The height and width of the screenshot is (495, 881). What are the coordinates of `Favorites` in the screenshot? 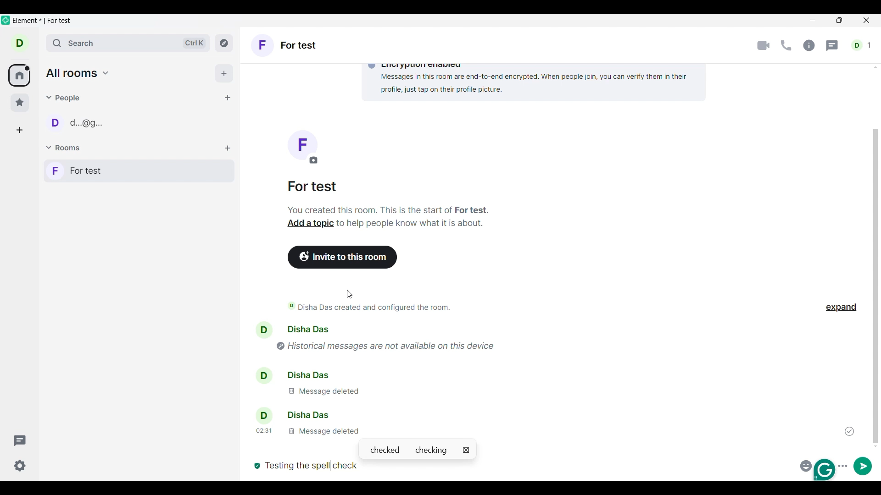 It's located at (20, 103).